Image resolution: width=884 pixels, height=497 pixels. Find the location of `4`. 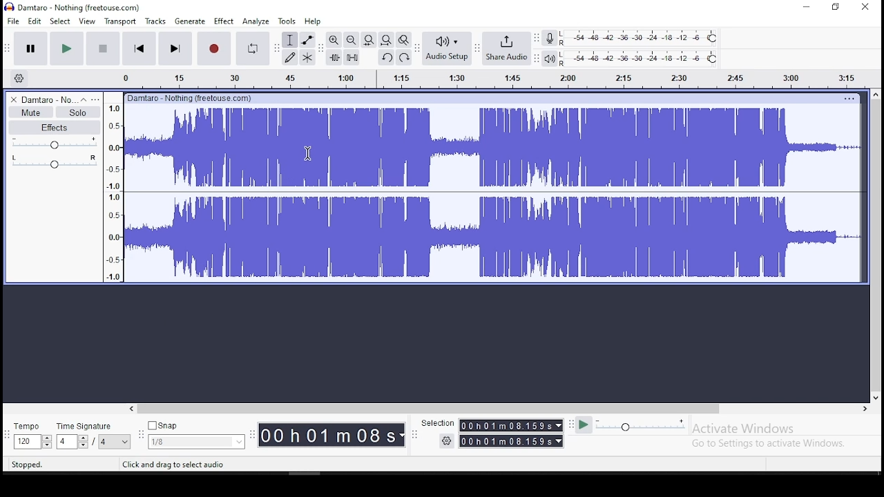

4 is located at coordinates (66, 442).